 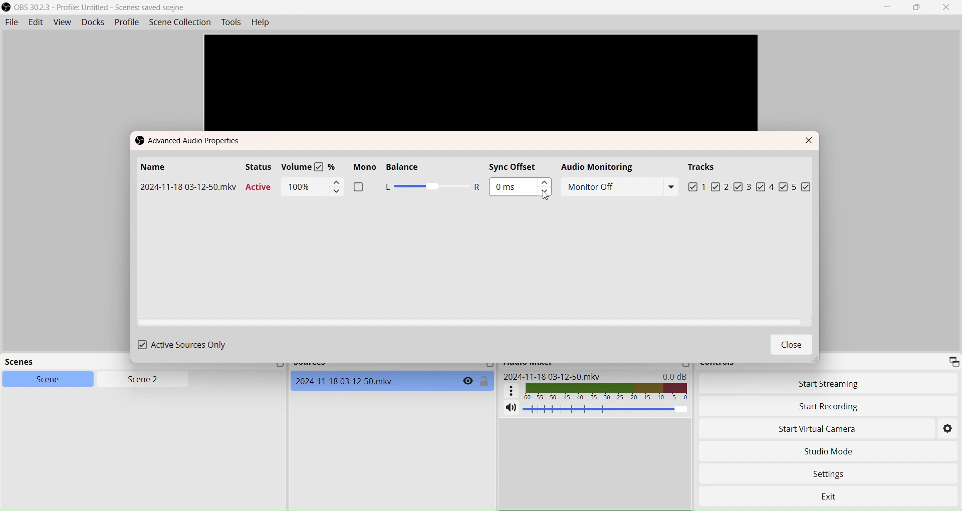 What do you see at coordinates (802, 187) in the screenshot?
I see `5` at bounding box center [802, 187].